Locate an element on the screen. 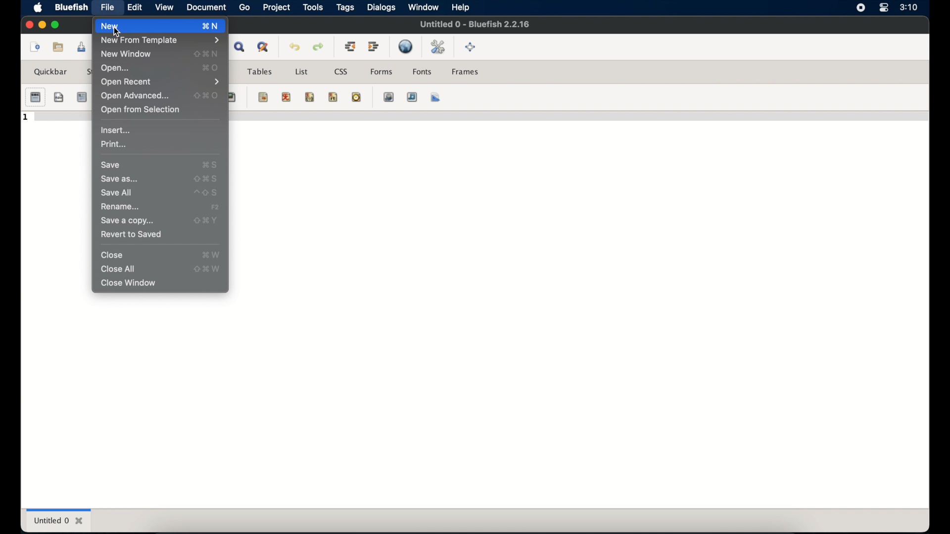 The image size is (950, 534). save current file is located at coordinates (82, 47).